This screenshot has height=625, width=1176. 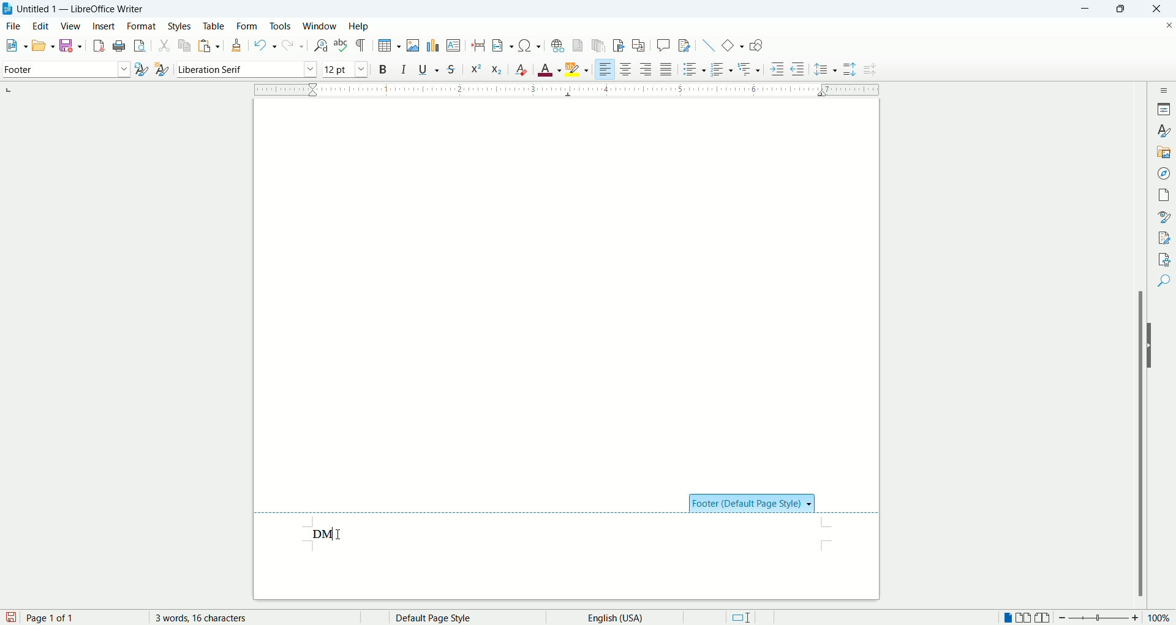 I want to click on insert endnote, so click(x=600, y=45).